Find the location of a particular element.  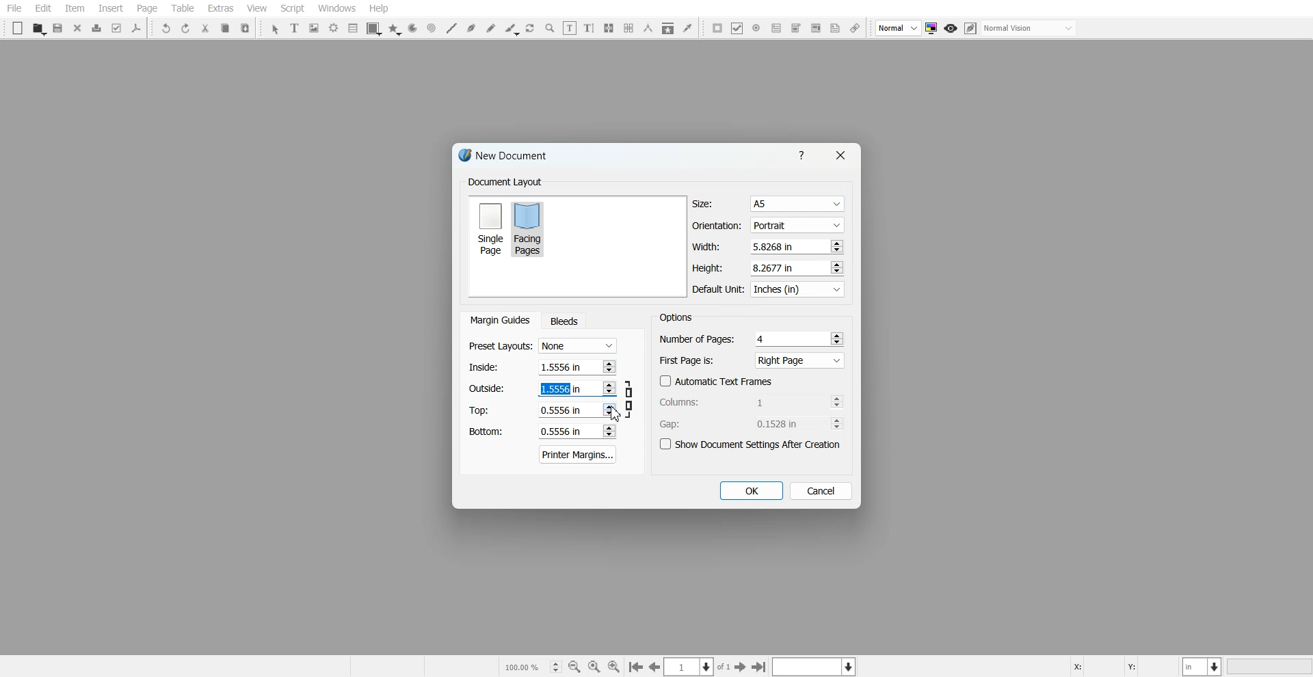

Print is located at coordinates (97, 28).